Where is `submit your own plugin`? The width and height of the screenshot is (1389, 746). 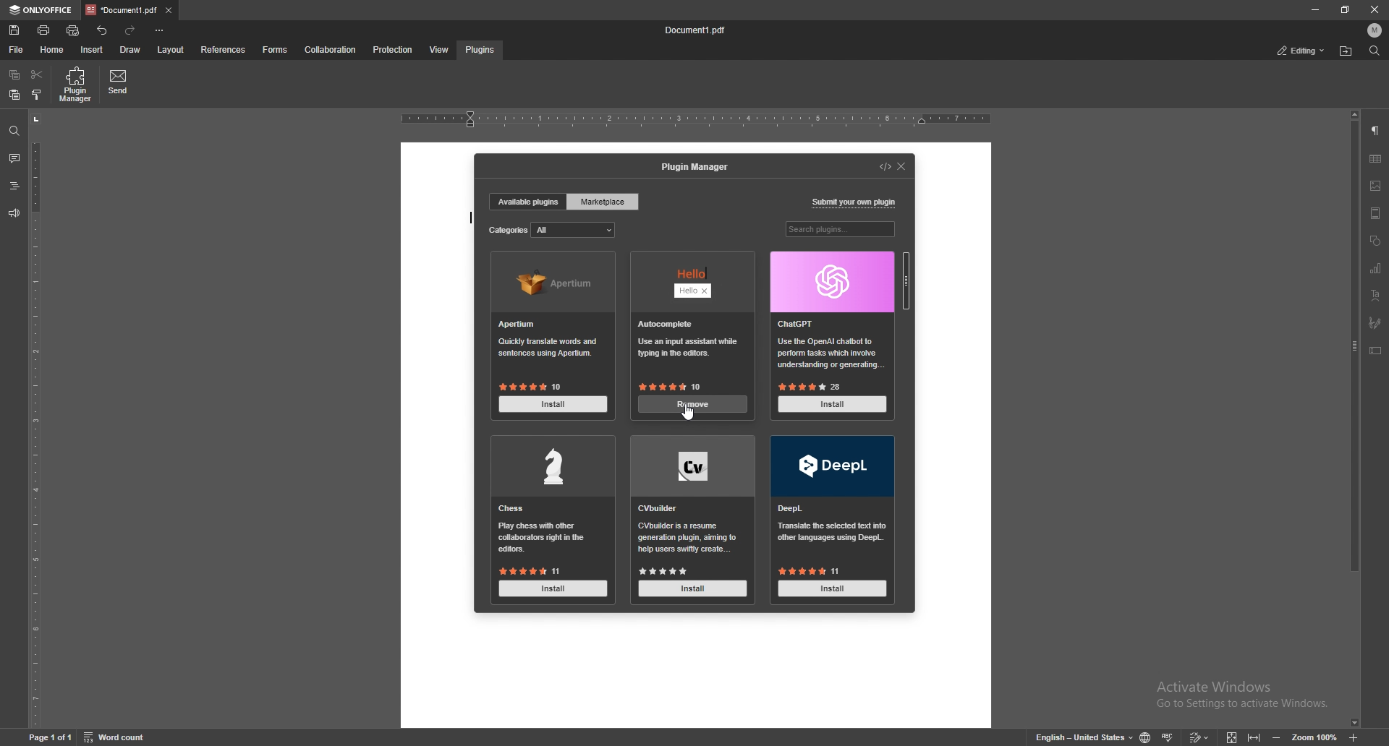
submit your own plugin is located at coordinates (854, 202).